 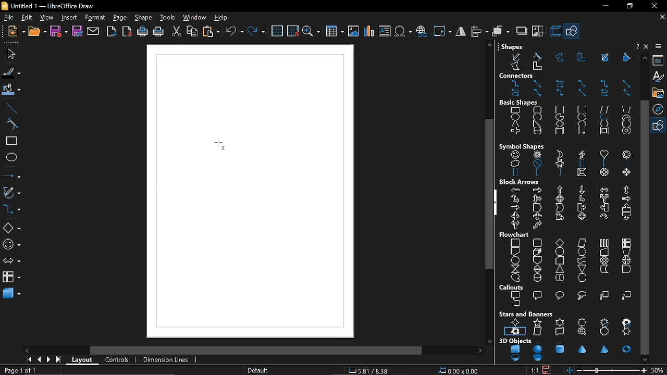 What do you see at coordinates (143, 31) in the screenshot?
I see `print directly` at bounding box center [143, 31].